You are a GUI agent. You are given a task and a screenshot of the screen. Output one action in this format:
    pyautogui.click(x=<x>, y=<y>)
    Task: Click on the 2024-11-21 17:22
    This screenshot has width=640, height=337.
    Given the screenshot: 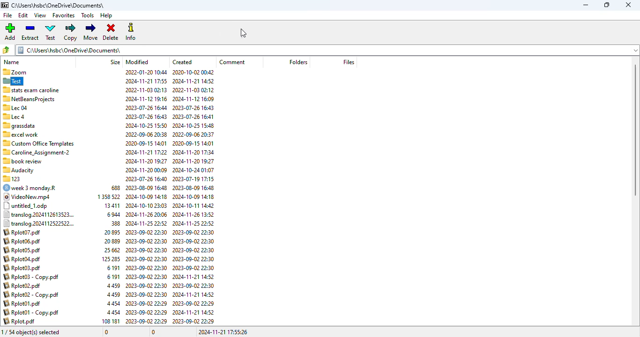 What is the action you would take?
    pyautogui.click(x=147, y=153)
    